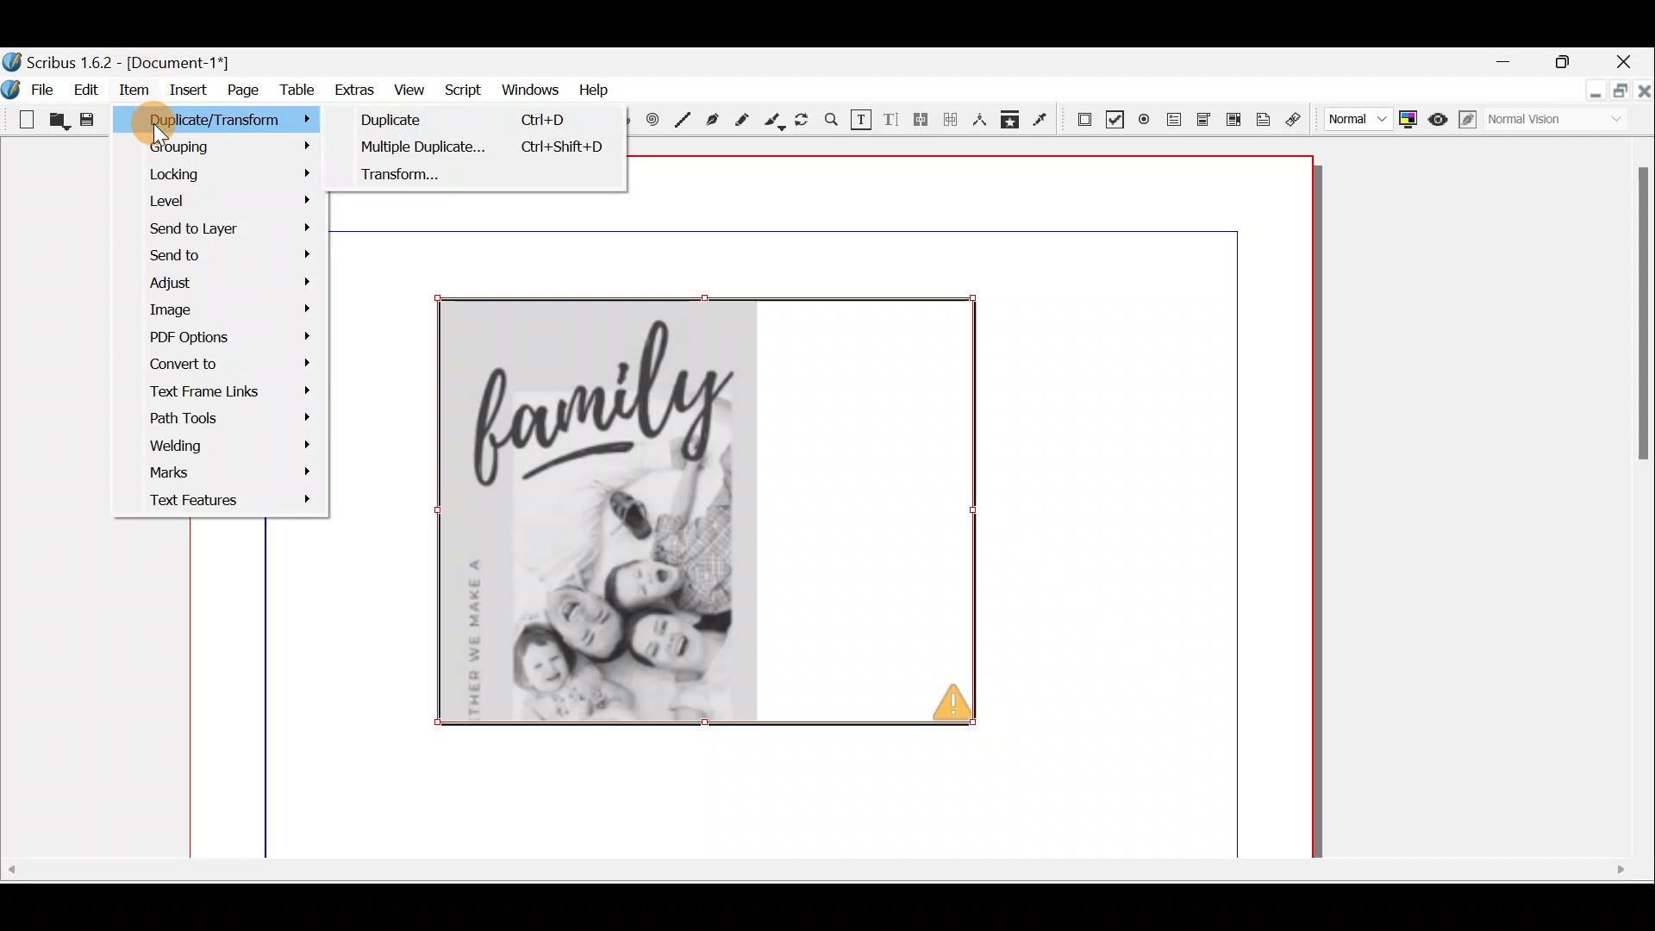  What do you see at coordinates (1409, 119) in the screenshot?
I see `Toggle colour management system` at bounding box center [1409, 119].